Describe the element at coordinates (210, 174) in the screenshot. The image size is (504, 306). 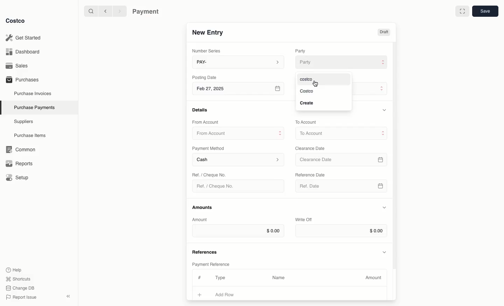
I see `Ret. / Cheque No.` at that location.